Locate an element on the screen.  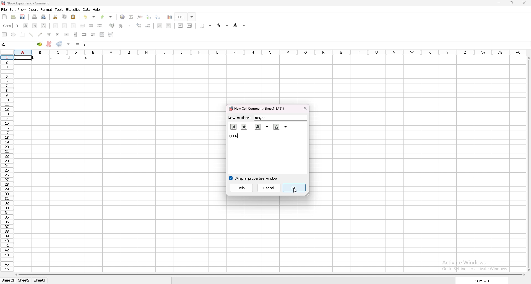
font is located at coordinates (11, 26).